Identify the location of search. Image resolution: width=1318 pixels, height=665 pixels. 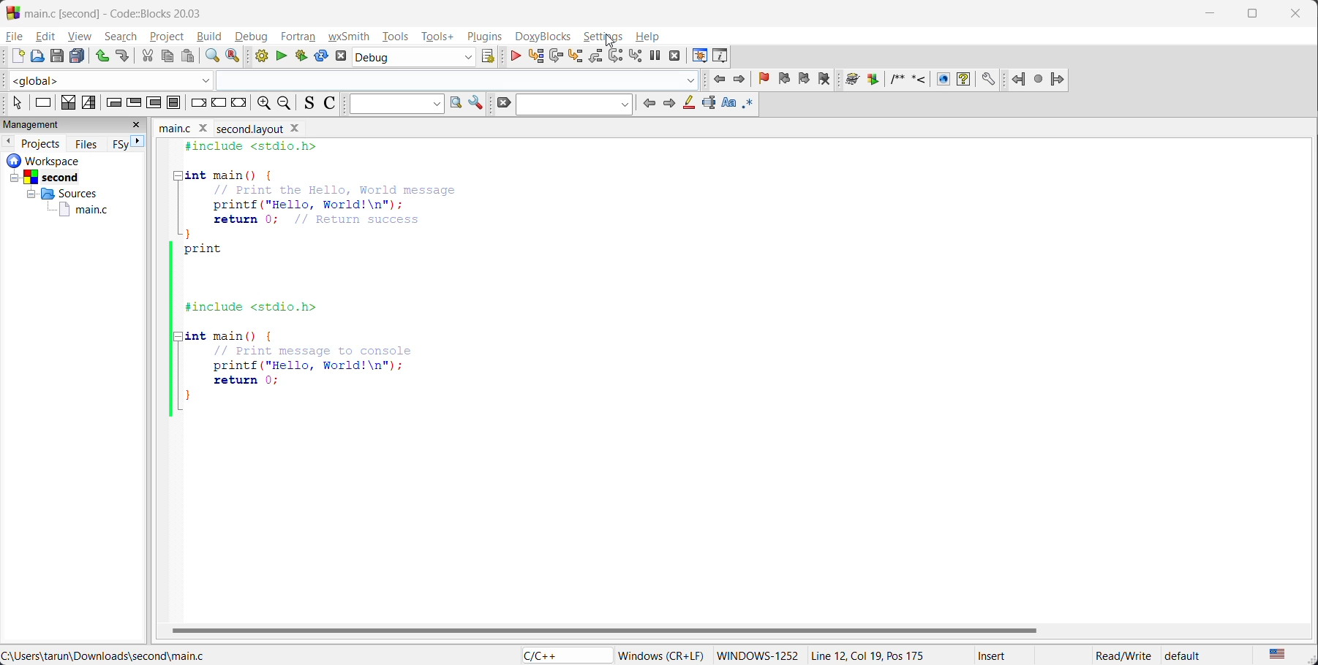
(124, 37).